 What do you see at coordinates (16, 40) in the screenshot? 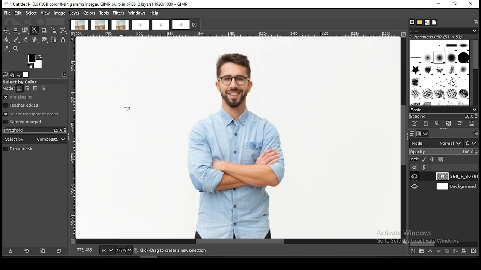
I see `paintbrush tool` at bounding box center [16, 40].